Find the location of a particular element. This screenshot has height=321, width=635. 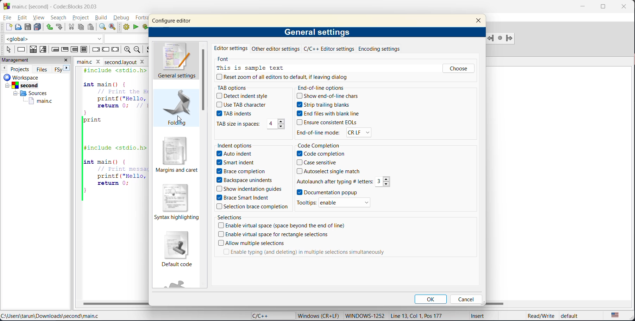

management is located at coordinates (29, 60).